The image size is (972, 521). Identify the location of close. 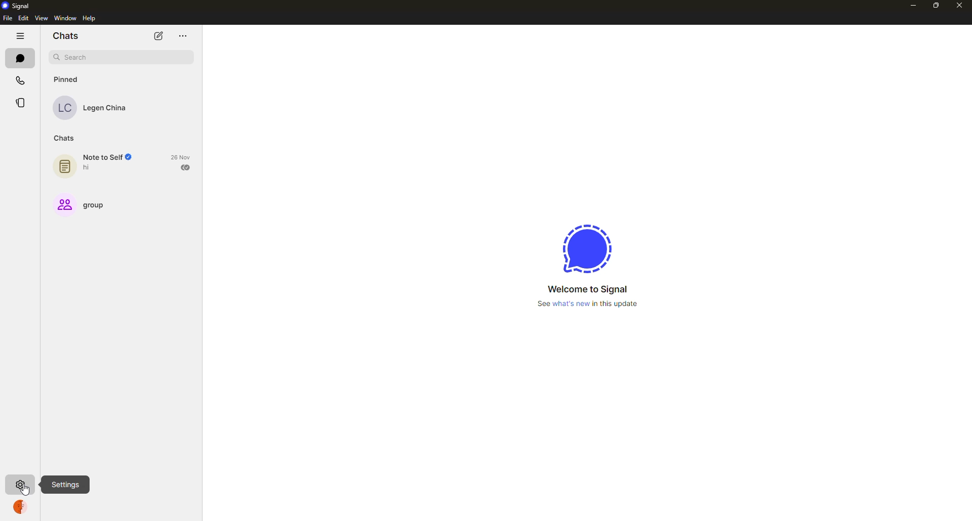
(958, 6).